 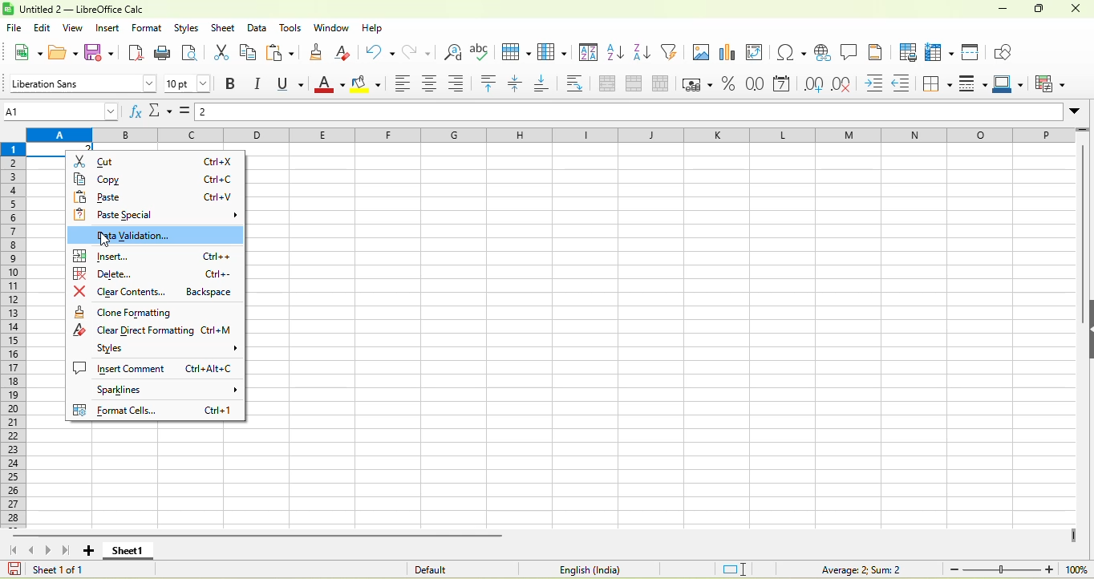 I want to click on selected cell, so click(x=63, y=149).